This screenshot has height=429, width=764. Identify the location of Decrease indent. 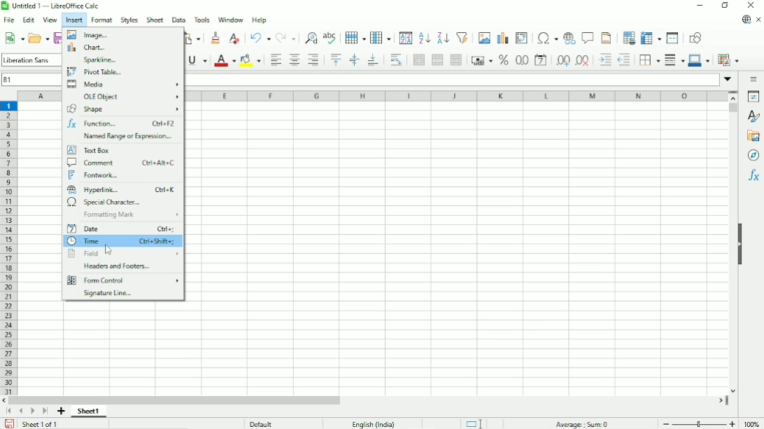
(625, 59).